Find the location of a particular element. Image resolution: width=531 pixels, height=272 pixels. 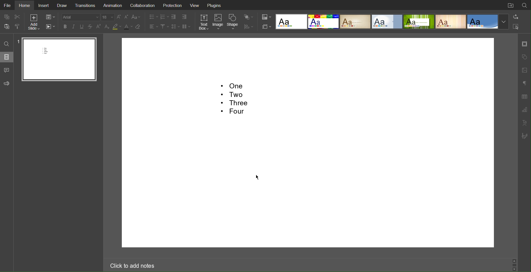

Vertical Alignment is located at coordinates (164, 26).